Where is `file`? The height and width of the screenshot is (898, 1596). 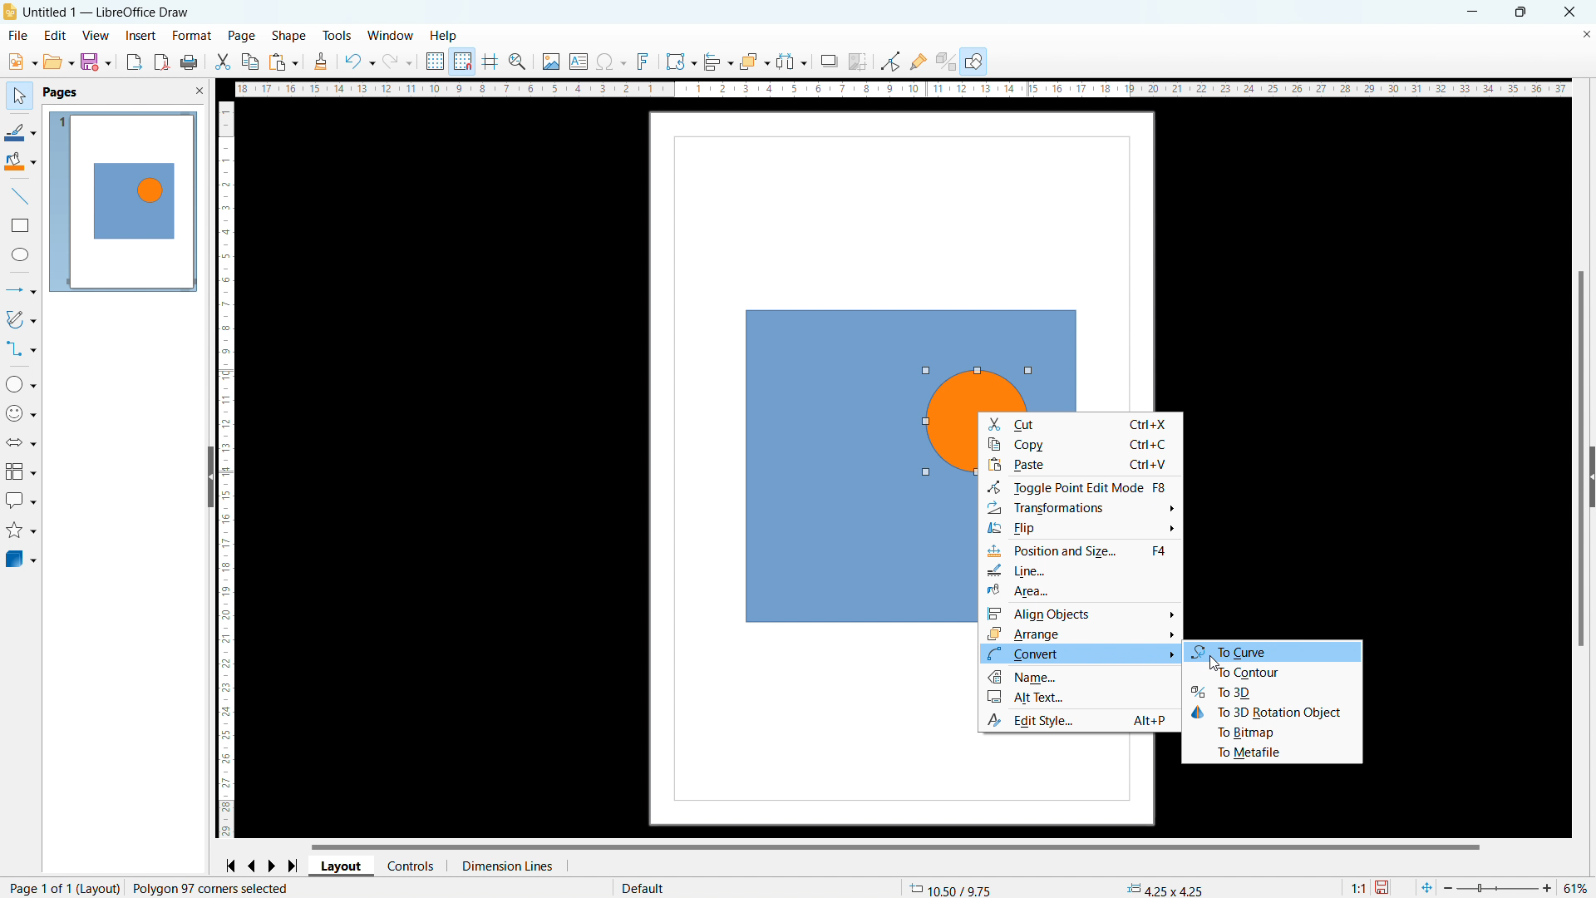 file is located at coordinates (17, 36).